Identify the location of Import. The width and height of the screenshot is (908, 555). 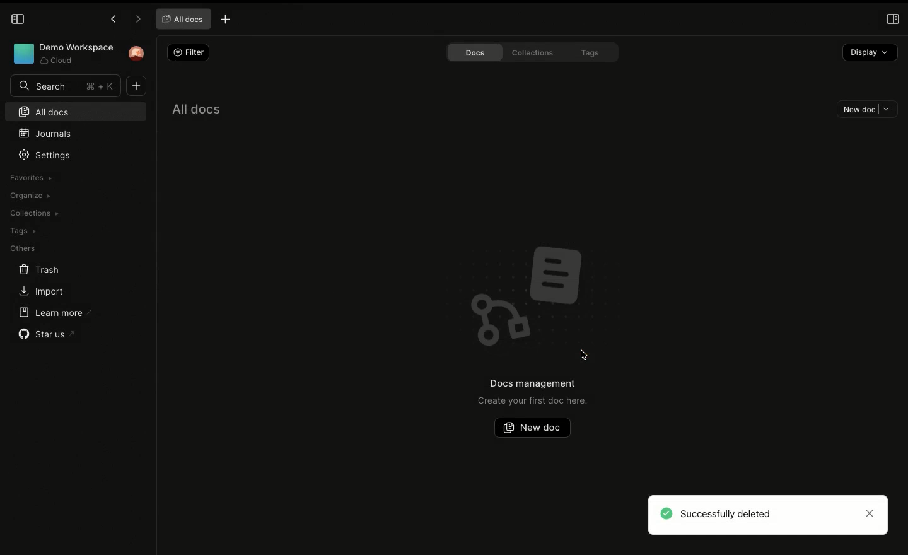
(41, 292).